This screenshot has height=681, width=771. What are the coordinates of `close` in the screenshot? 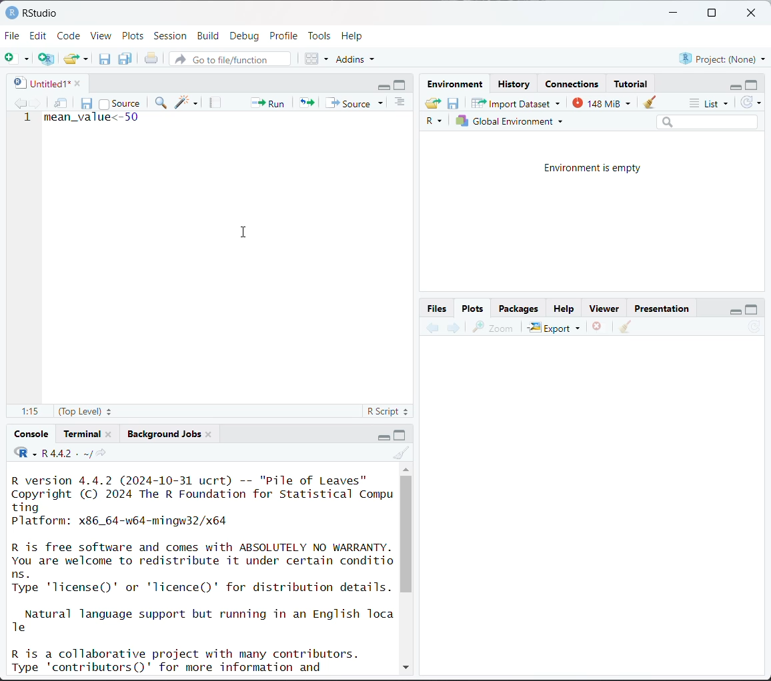 It's located at (109, 433).